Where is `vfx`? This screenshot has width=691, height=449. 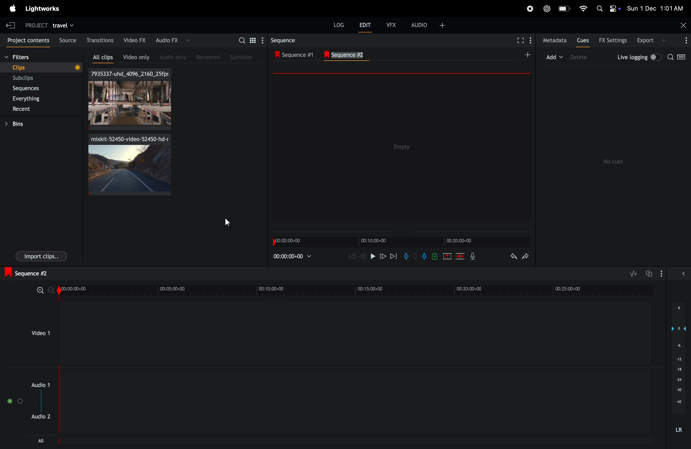 vfx is located at coordinates (389, 24).